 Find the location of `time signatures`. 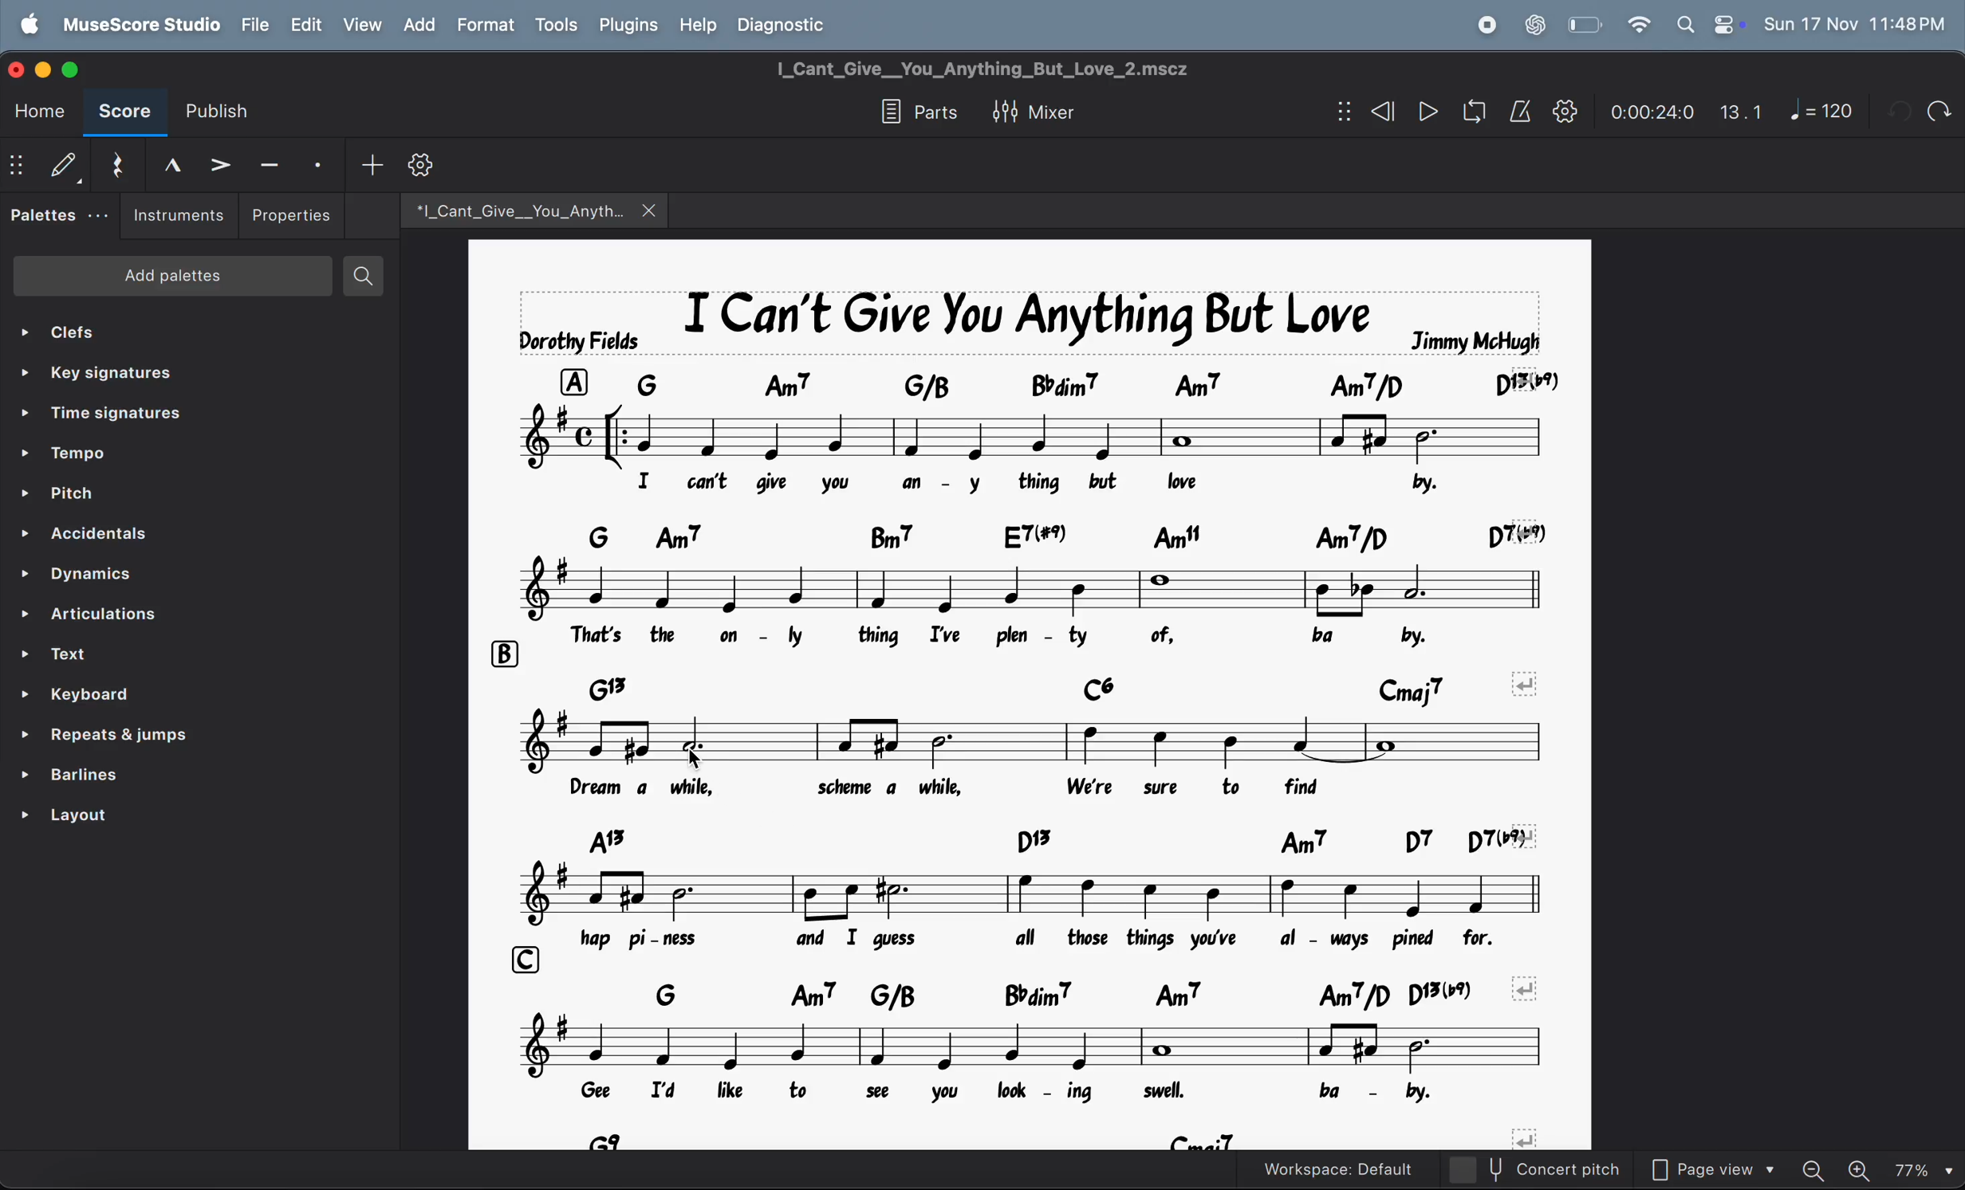

time signatures is located at coordinates (179, 417).